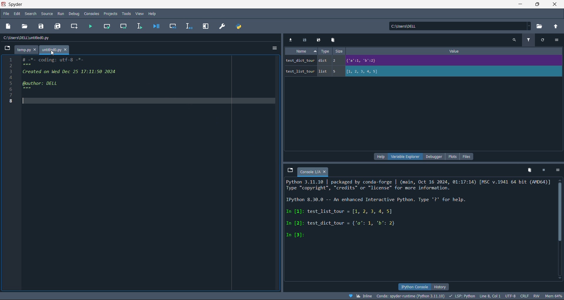 This screenshot has width=564, height=300. What do you see at coordinates (491, 296) in the screenshot?
I see `Line 8, Col 1` at bounding box center [491, 296].